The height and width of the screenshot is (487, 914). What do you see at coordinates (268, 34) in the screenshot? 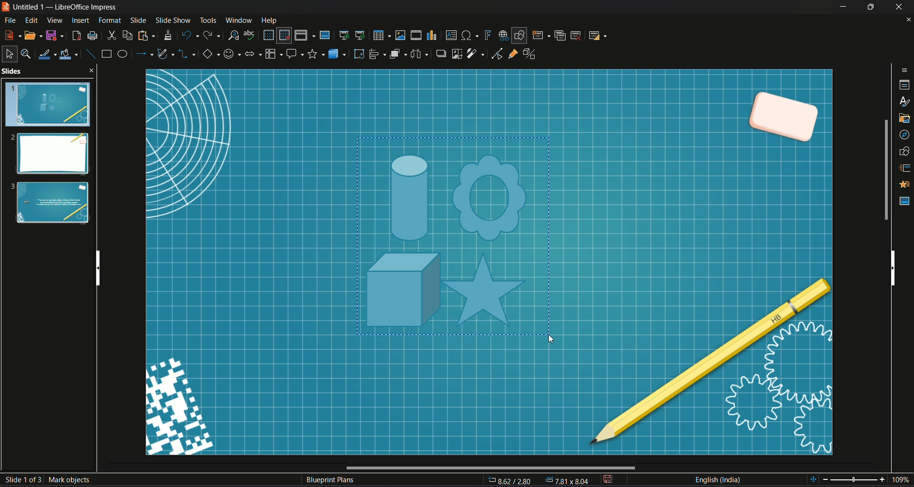
I see `display grid` at bounding box center [268, 34].